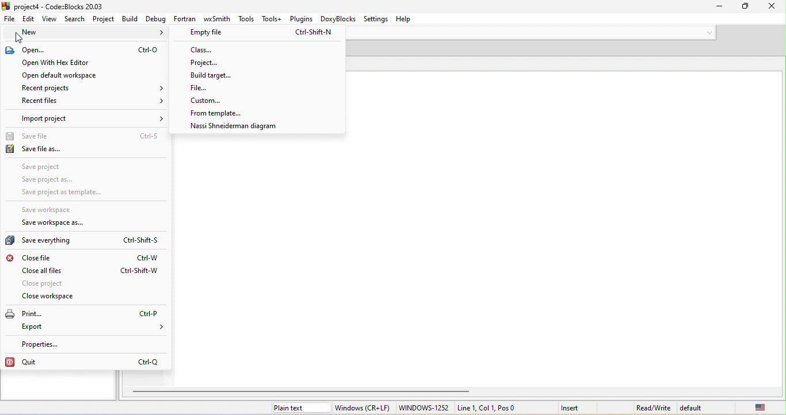 This screenshot has height=415, width=786. What do you see at coordinates (131, 18) in the screenshot?
I see `build` at bounding box center [131, 18].